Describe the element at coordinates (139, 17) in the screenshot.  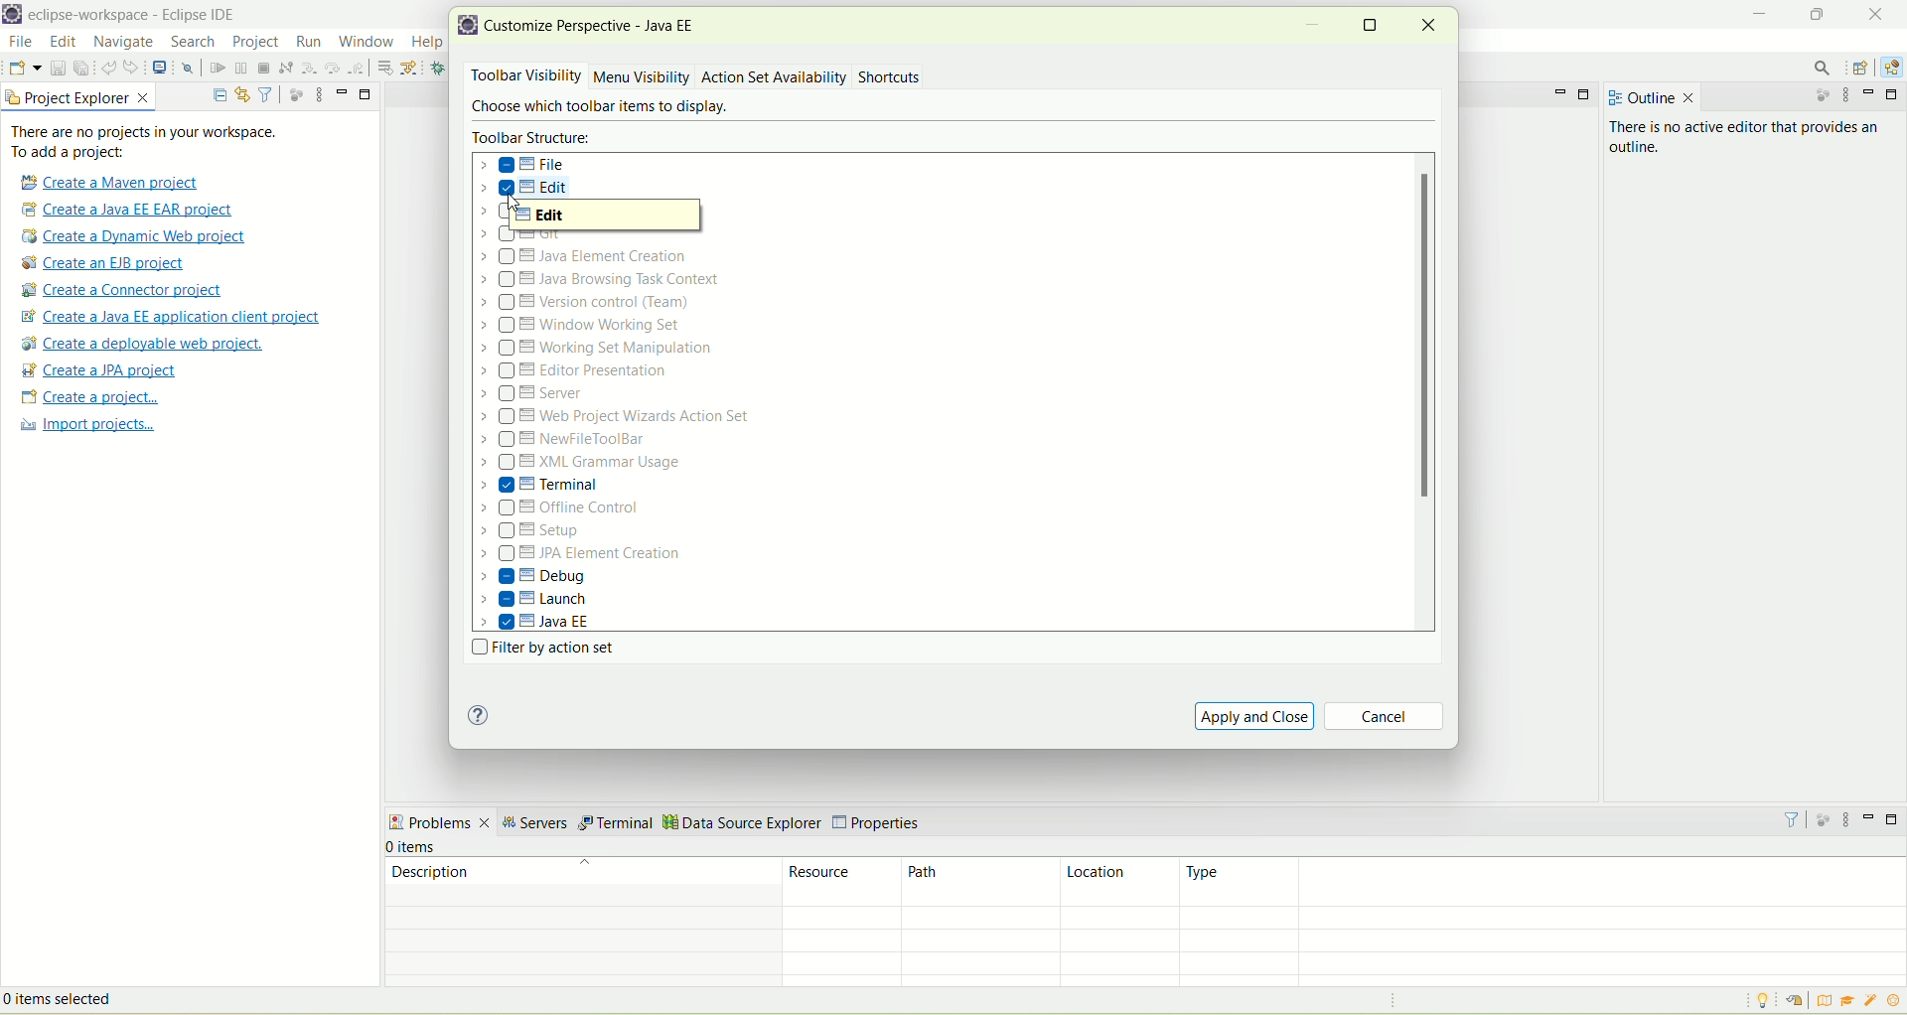
I see `eclipse workspace-Eclipse IDE` at that location.